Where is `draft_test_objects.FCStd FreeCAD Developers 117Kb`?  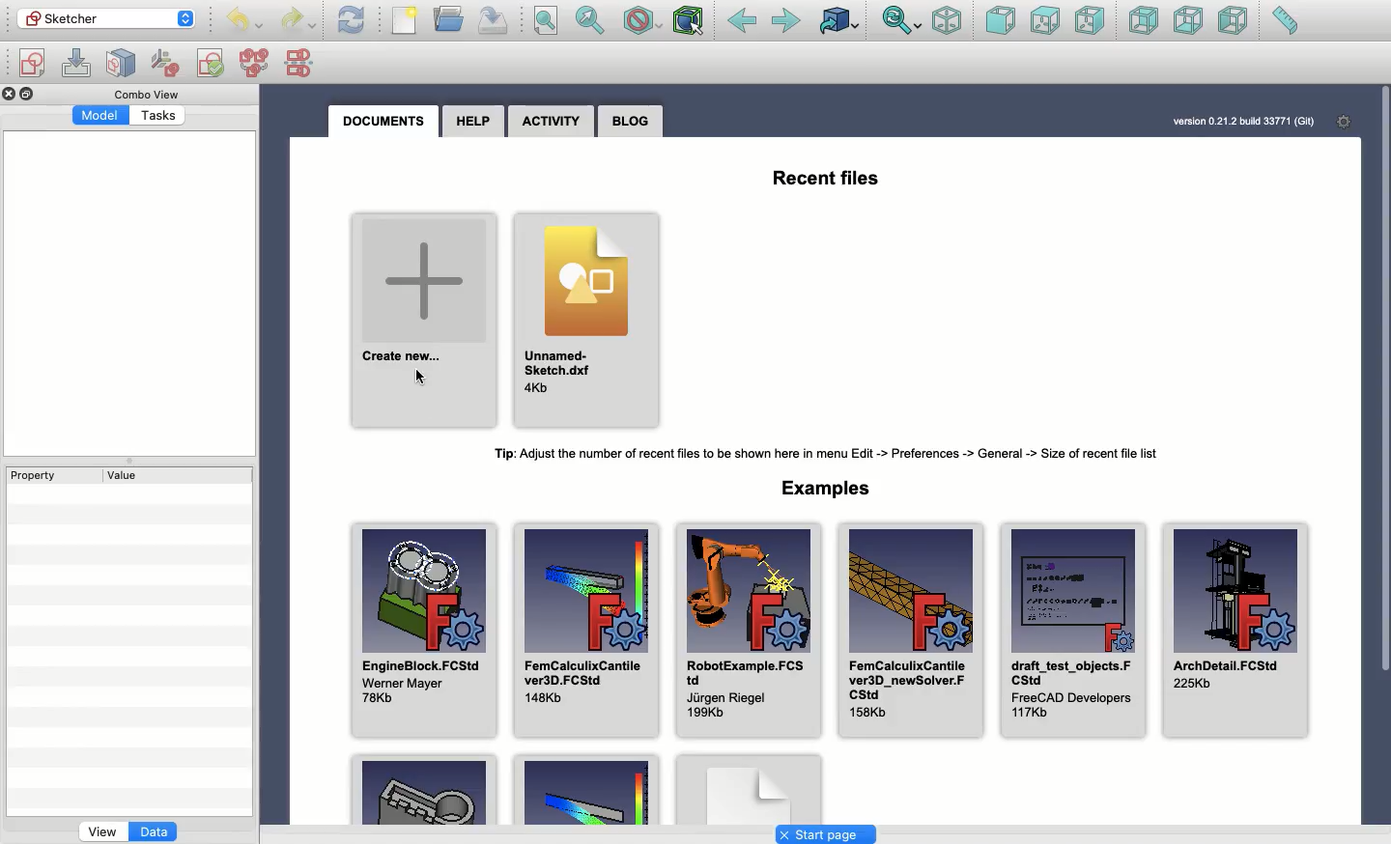
draft_test_objects.FCStd FreeCAD Developers 117Kb is located at coordinates (1074, 630).